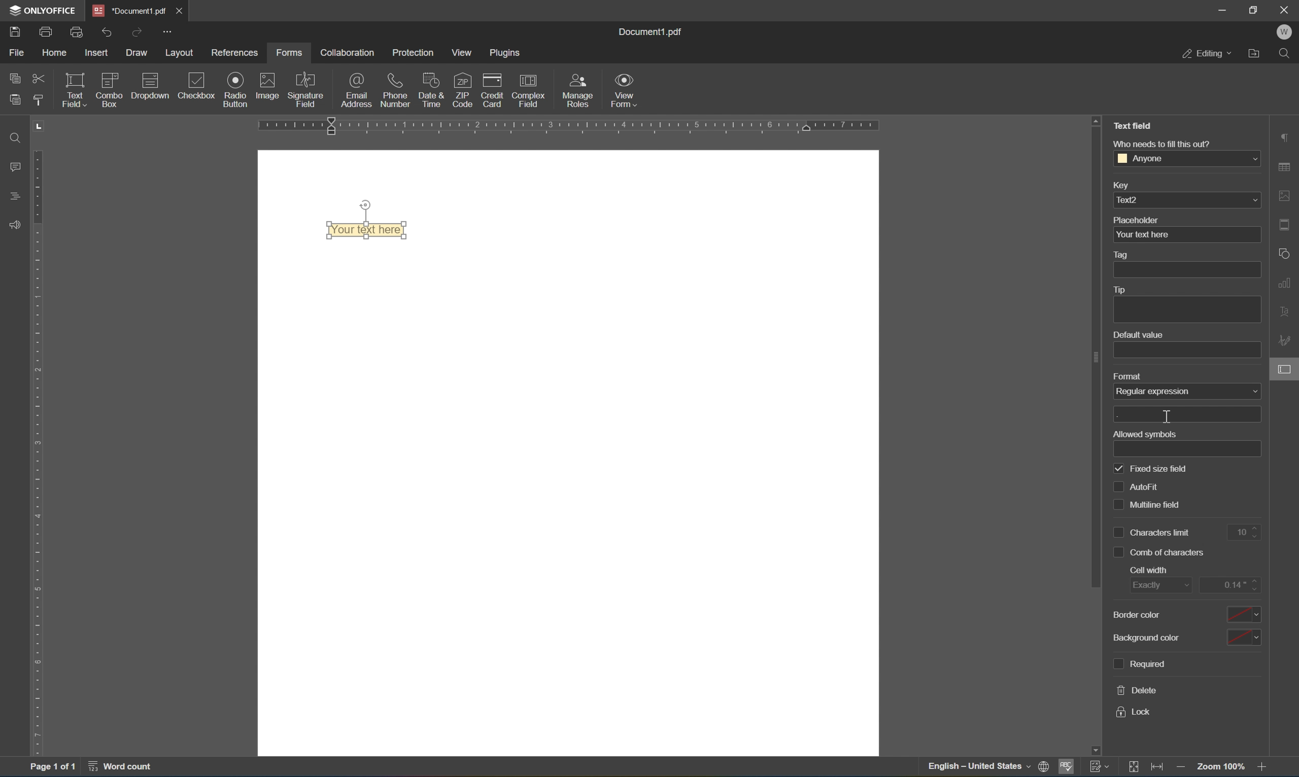 The height and width of the screenshot is (777, 1299). I want to click on text2, so click(1185, 200).